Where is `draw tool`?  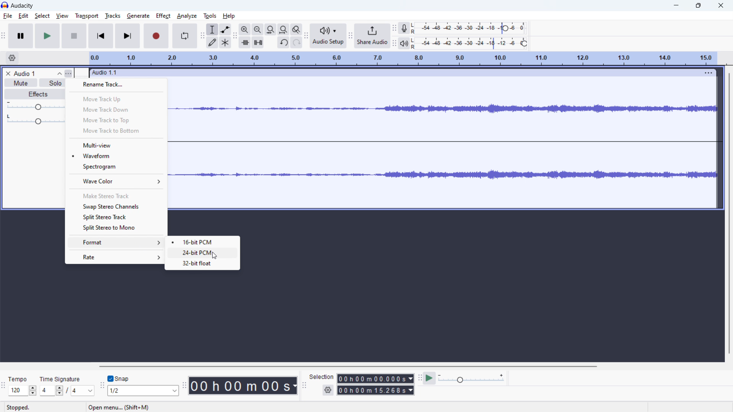 draw tool is located at coordinates (212, 42).